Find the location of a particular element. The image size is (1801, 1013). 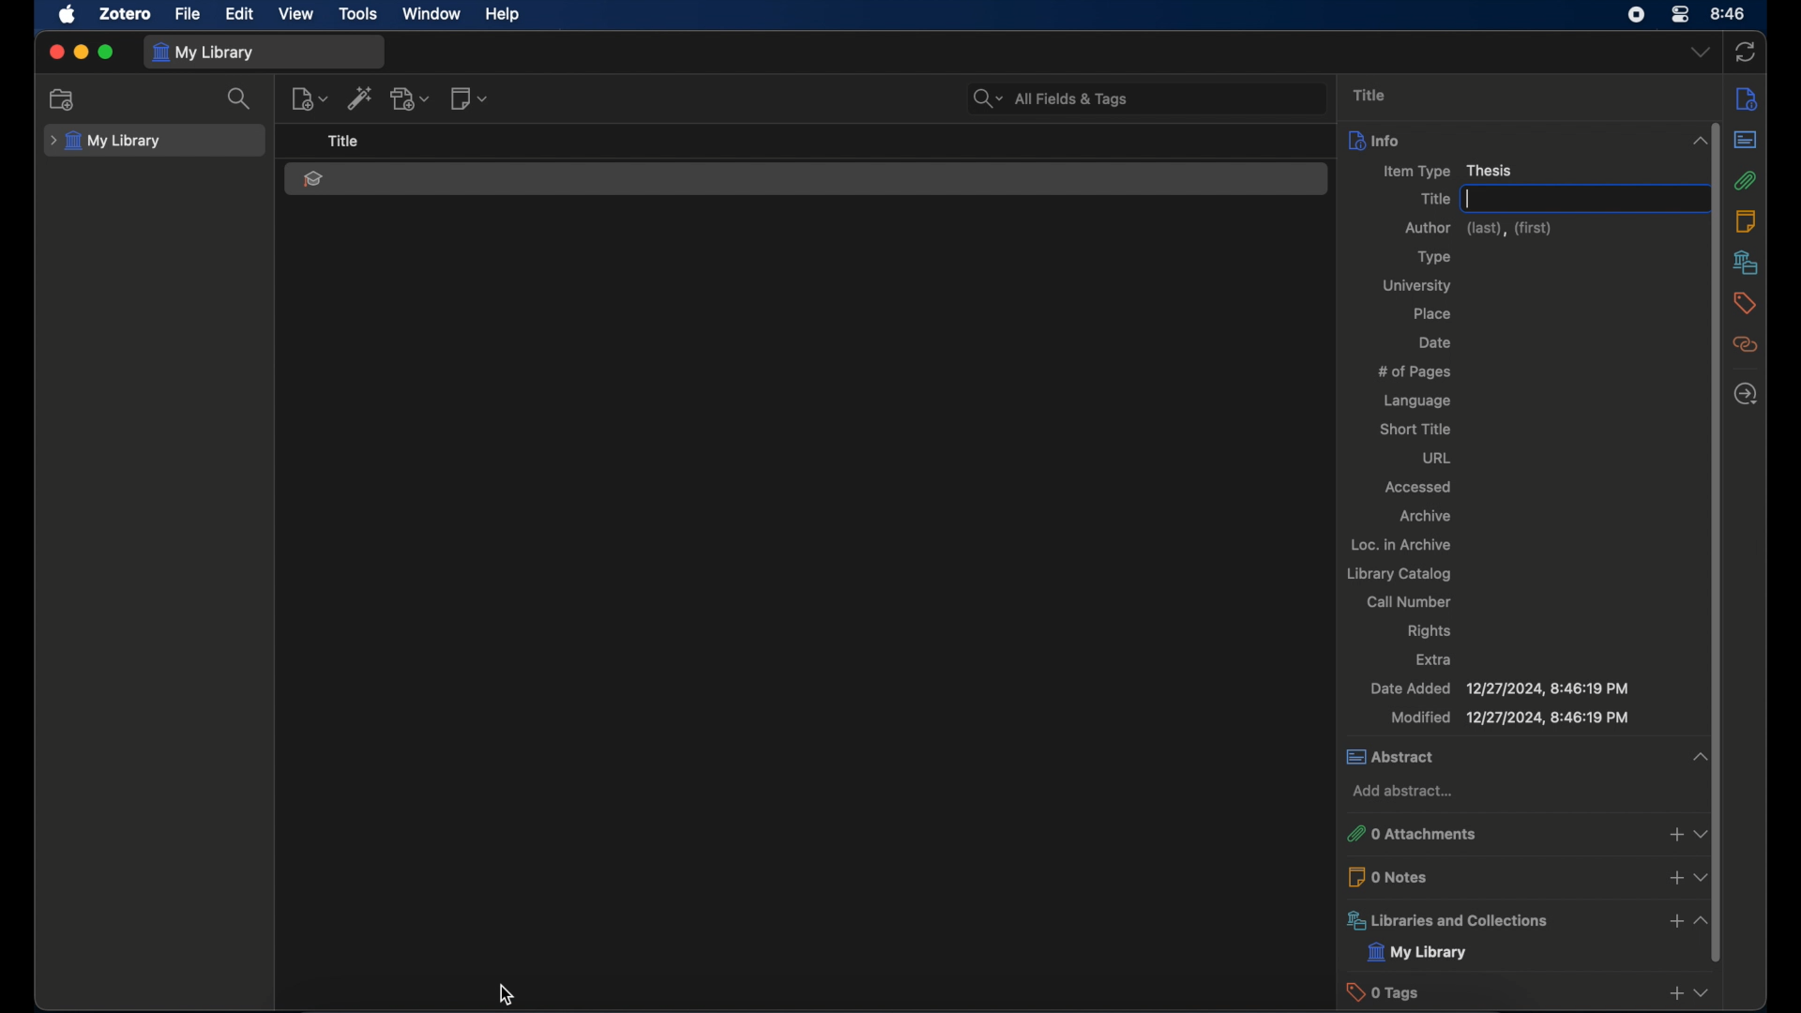

dropdown is located at coordinates (1701, 53).